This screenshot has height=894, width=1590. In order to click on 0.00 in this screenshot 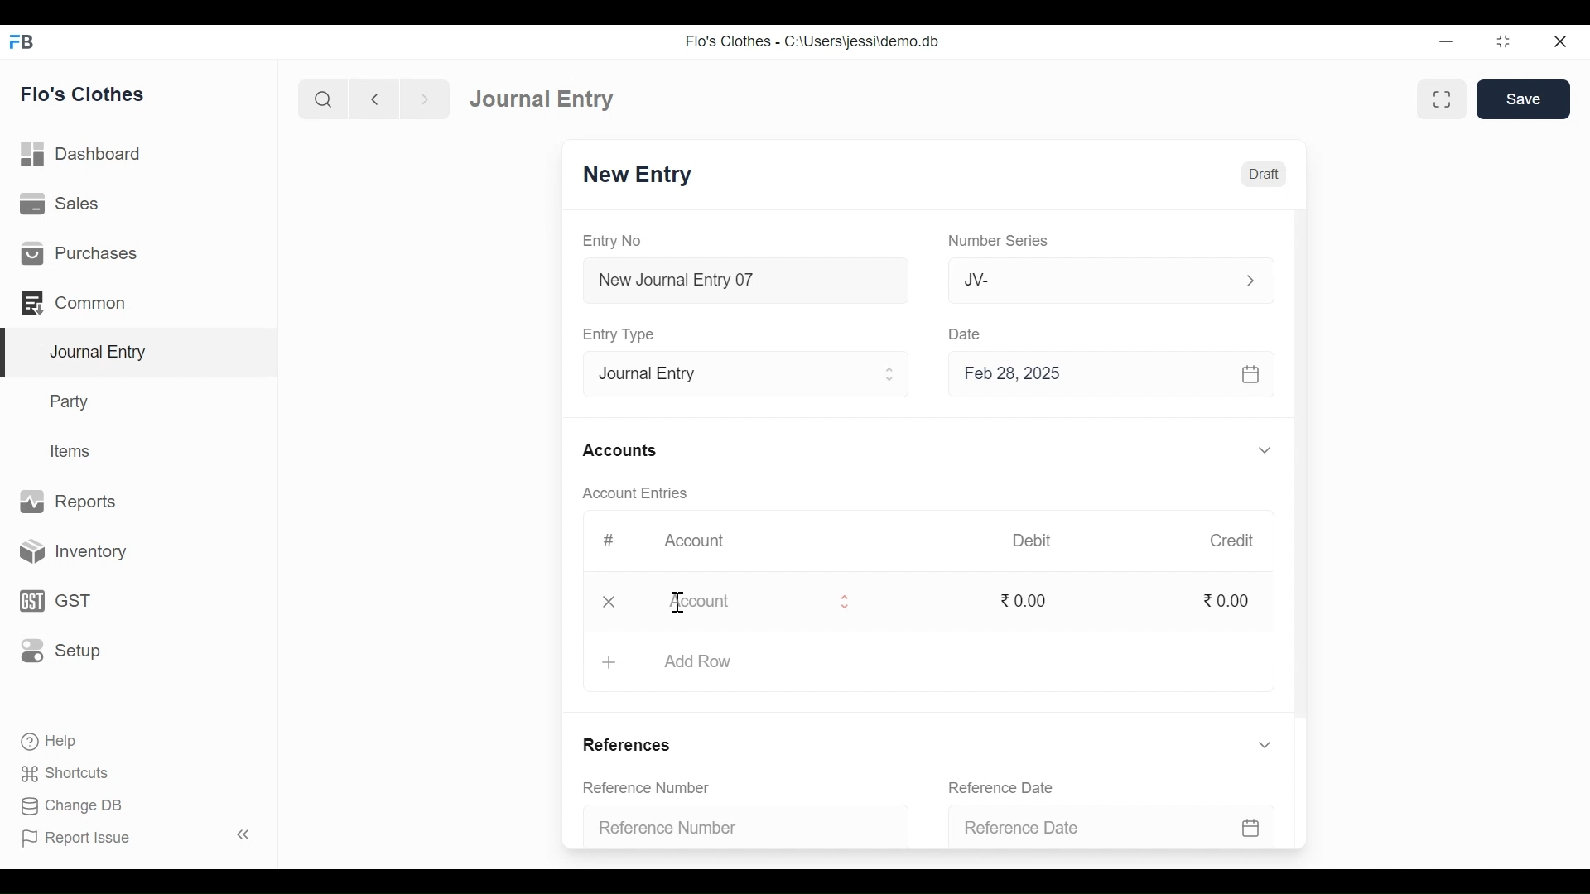, I will do `click(1230, 601)`.